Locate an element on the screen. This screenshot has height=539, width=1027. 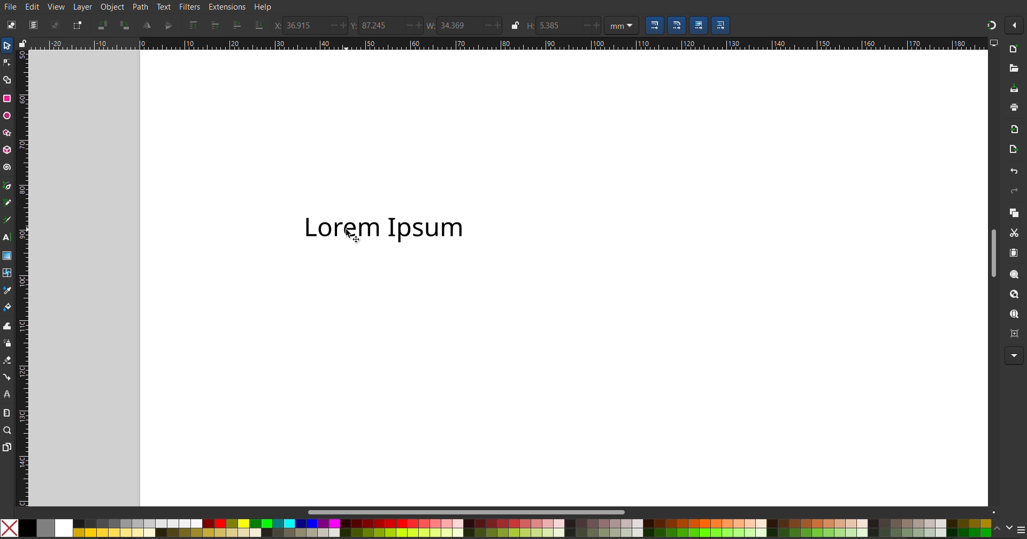
Text  is located at coordinates (165, 7).